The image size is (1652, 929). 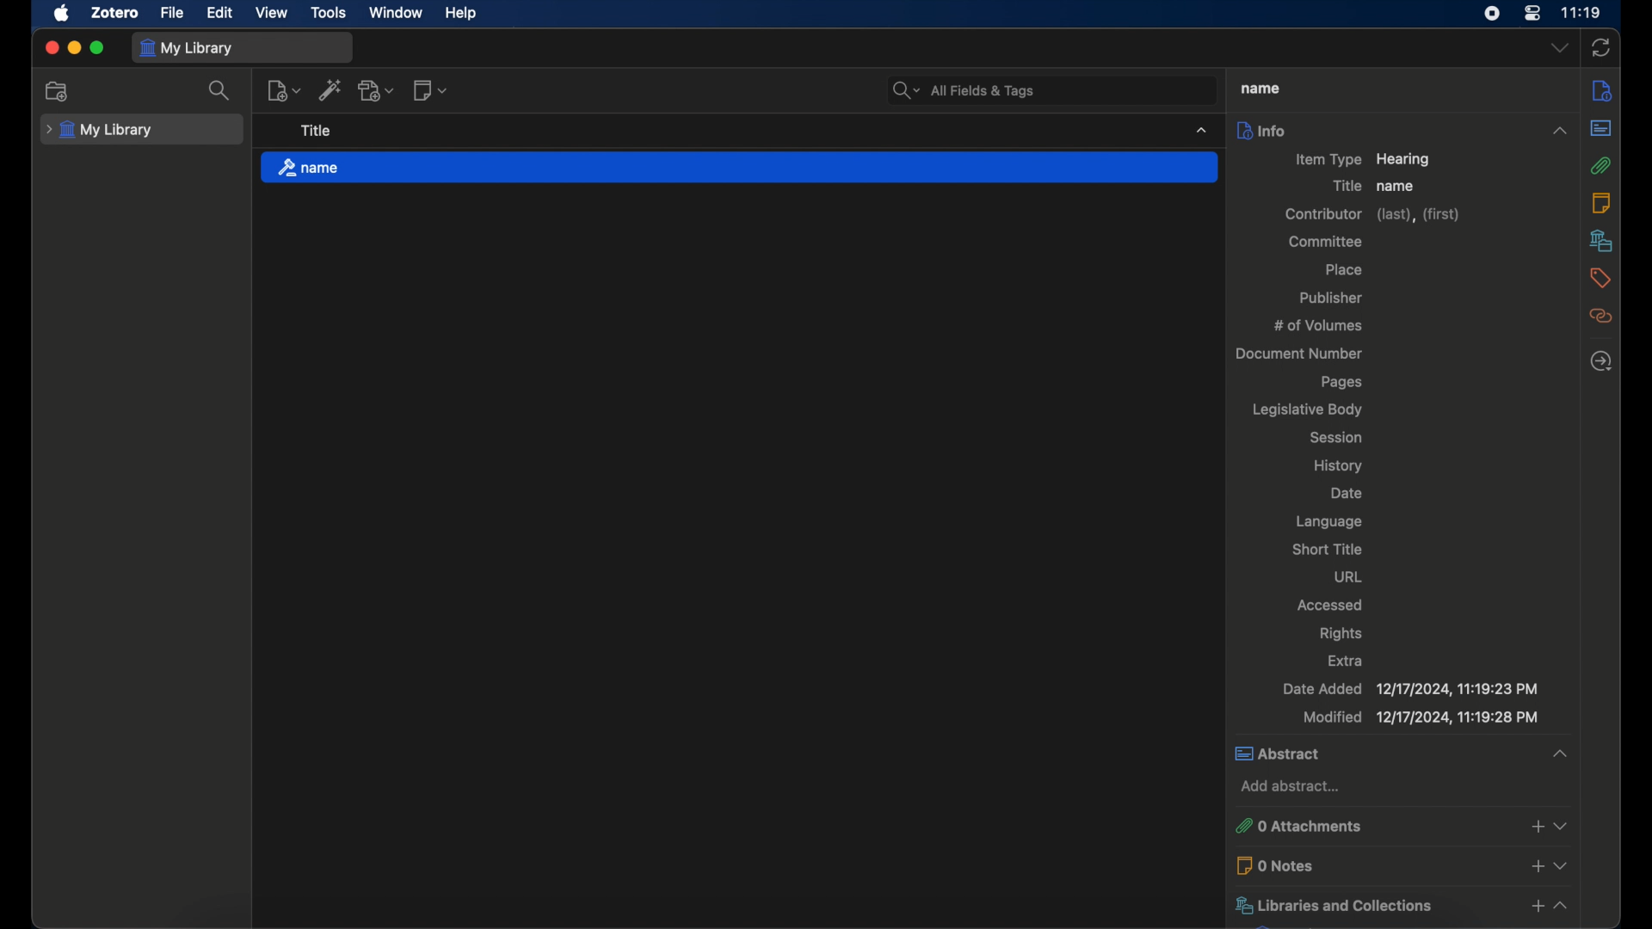 What do you see at coordinates (1325, 240) in the screenshot?
I see `committee` at bounding box center [1325, 240].